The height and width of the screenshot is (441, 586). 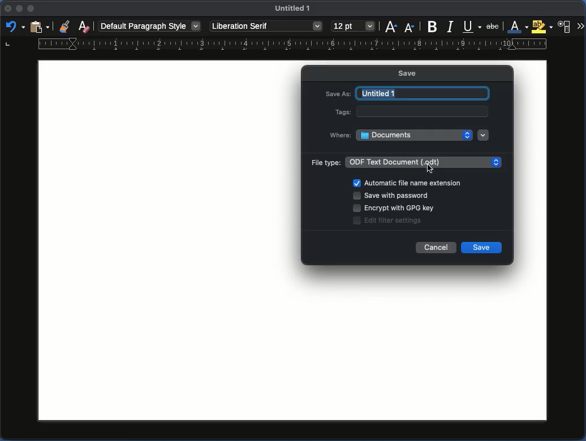 I want to click on Font color, so click(x=518, y=27).